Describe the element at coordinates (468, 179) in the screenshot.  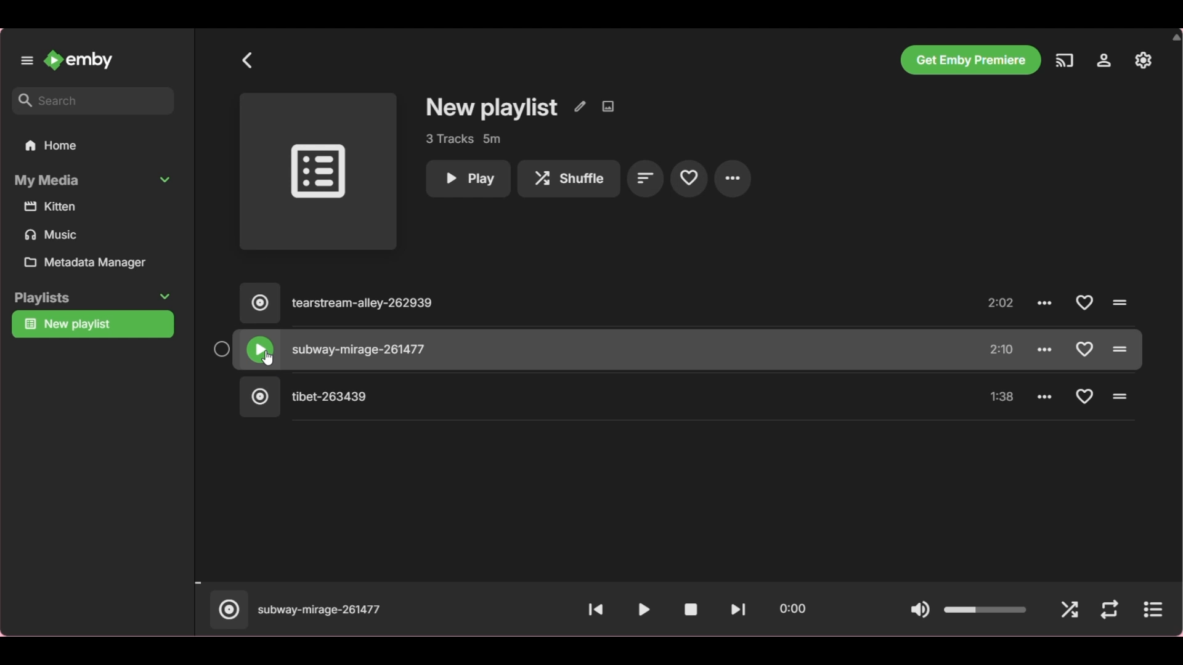
I see `Play` at that location.